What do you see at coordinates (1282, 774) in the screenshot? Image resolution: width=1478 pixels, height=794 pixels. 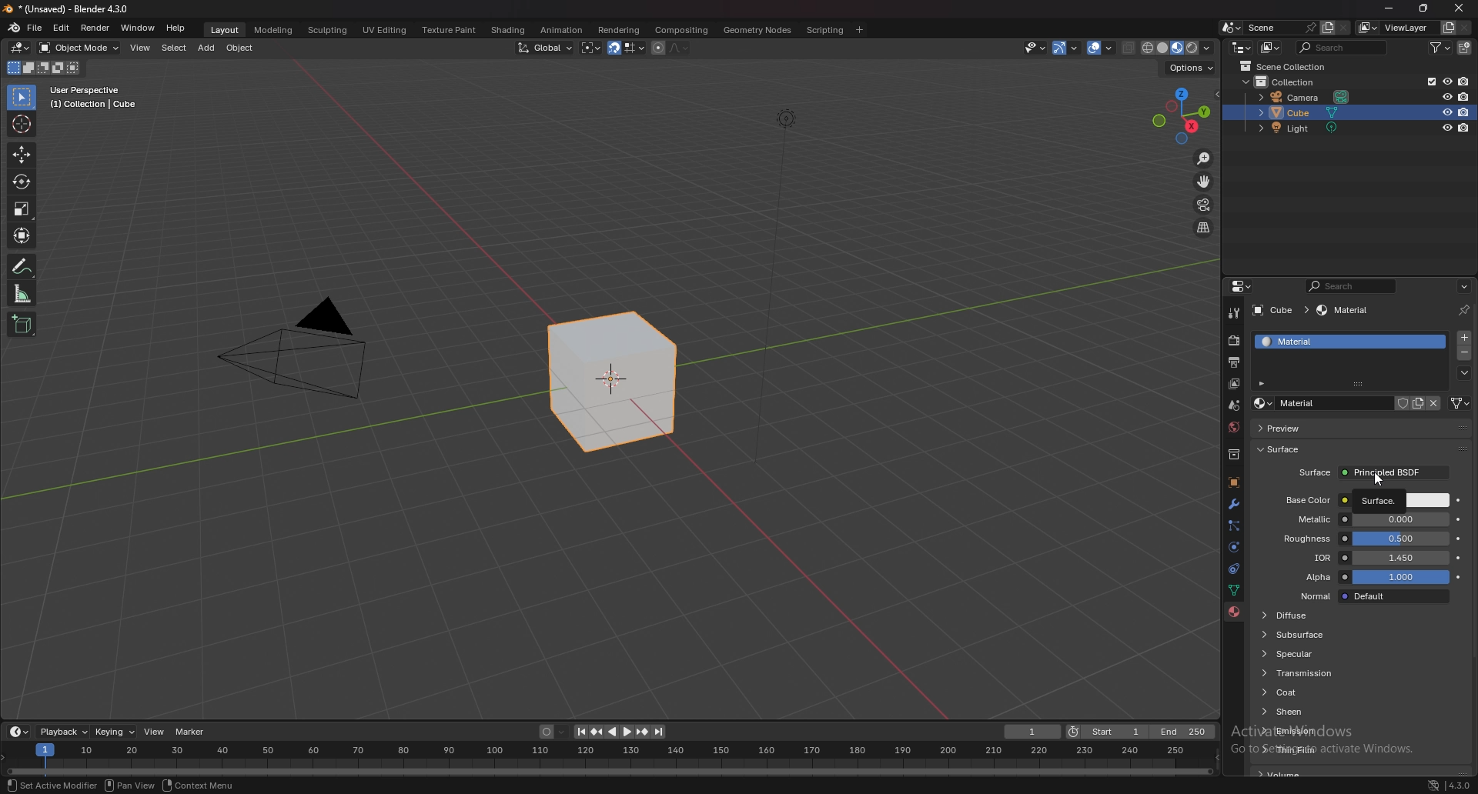 I see `volume` at bounding box center [1282, 774].